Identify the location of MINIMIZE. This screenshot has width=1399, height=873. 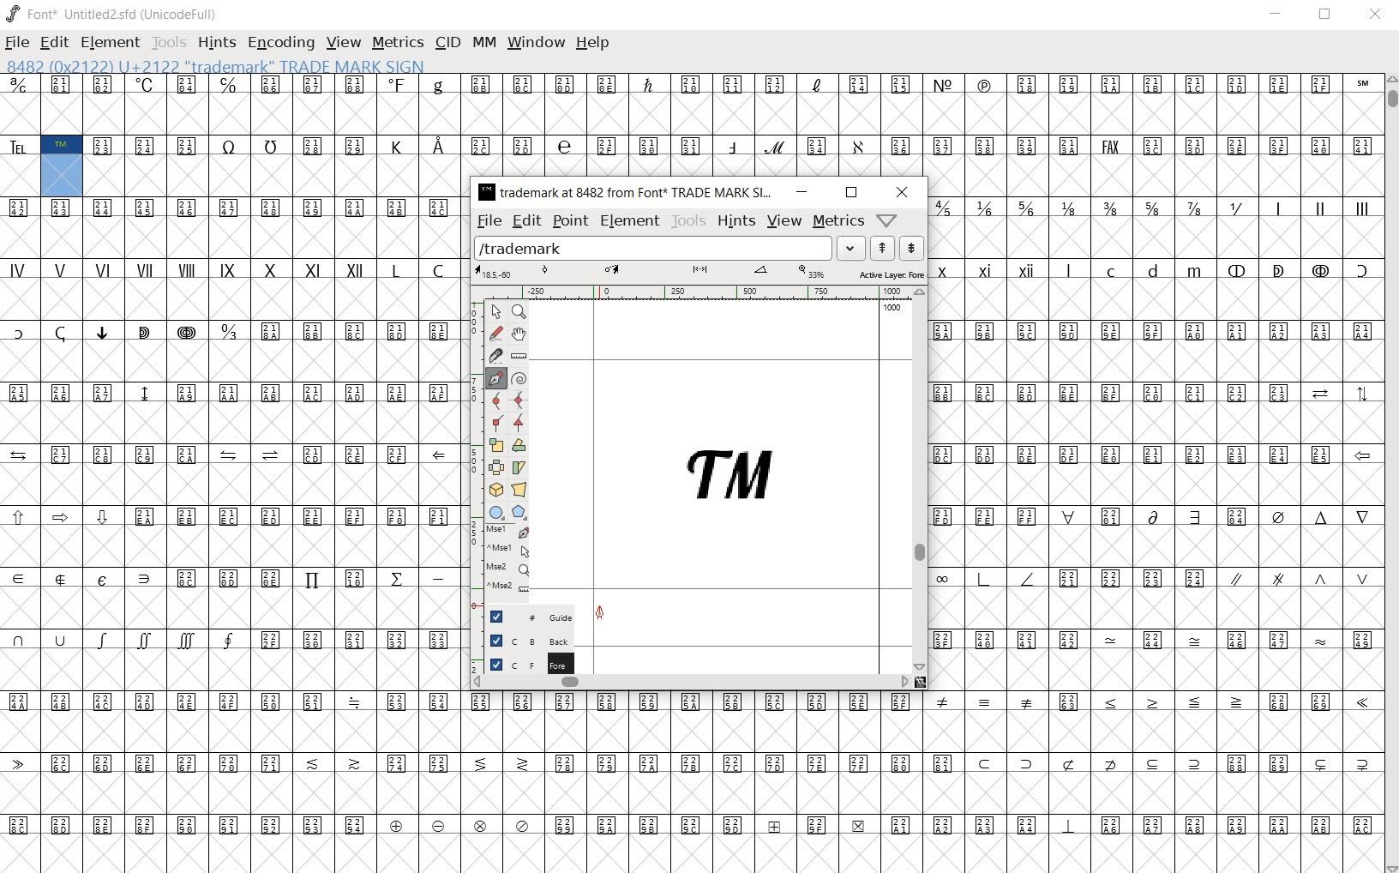
(1276, 13).